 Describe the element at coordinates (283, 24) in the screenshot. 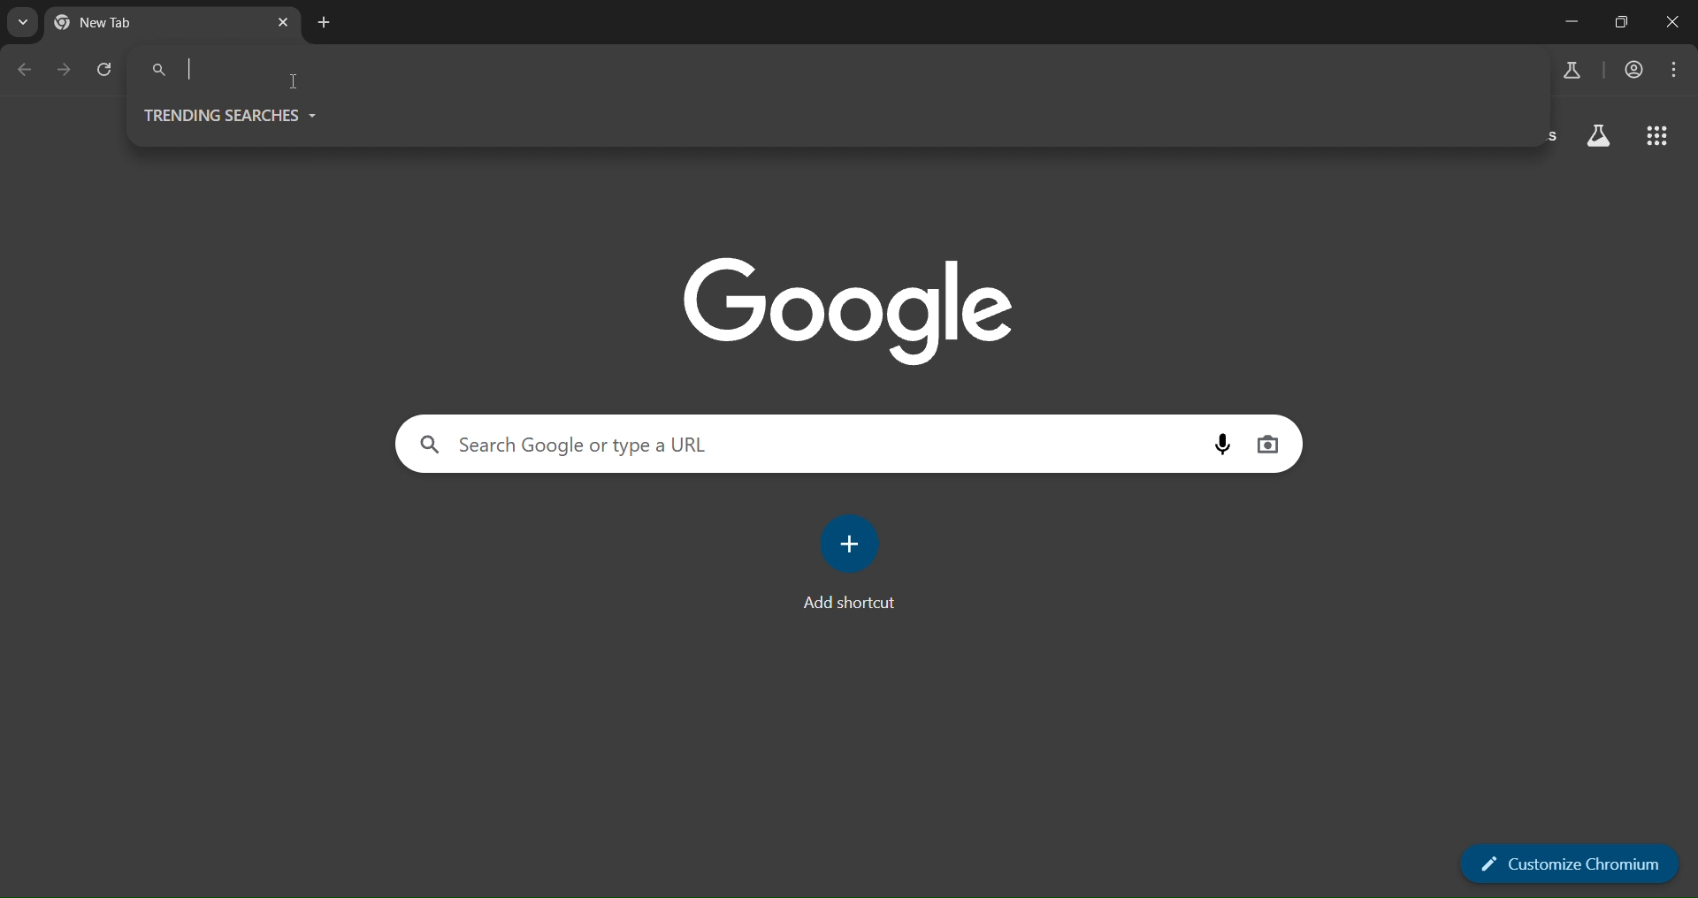

I see `close tab` at that location.